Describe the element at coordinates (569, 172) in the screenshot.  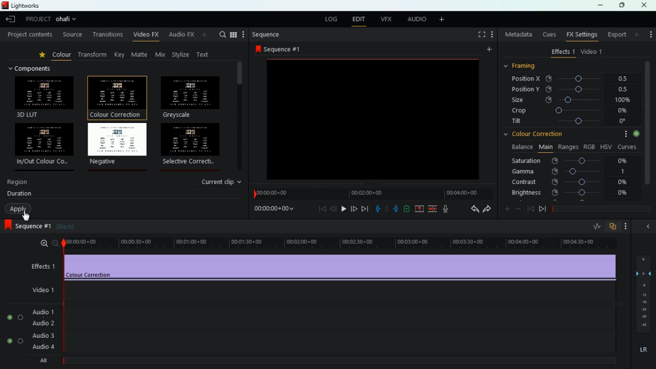
I see `gamma` at that location.